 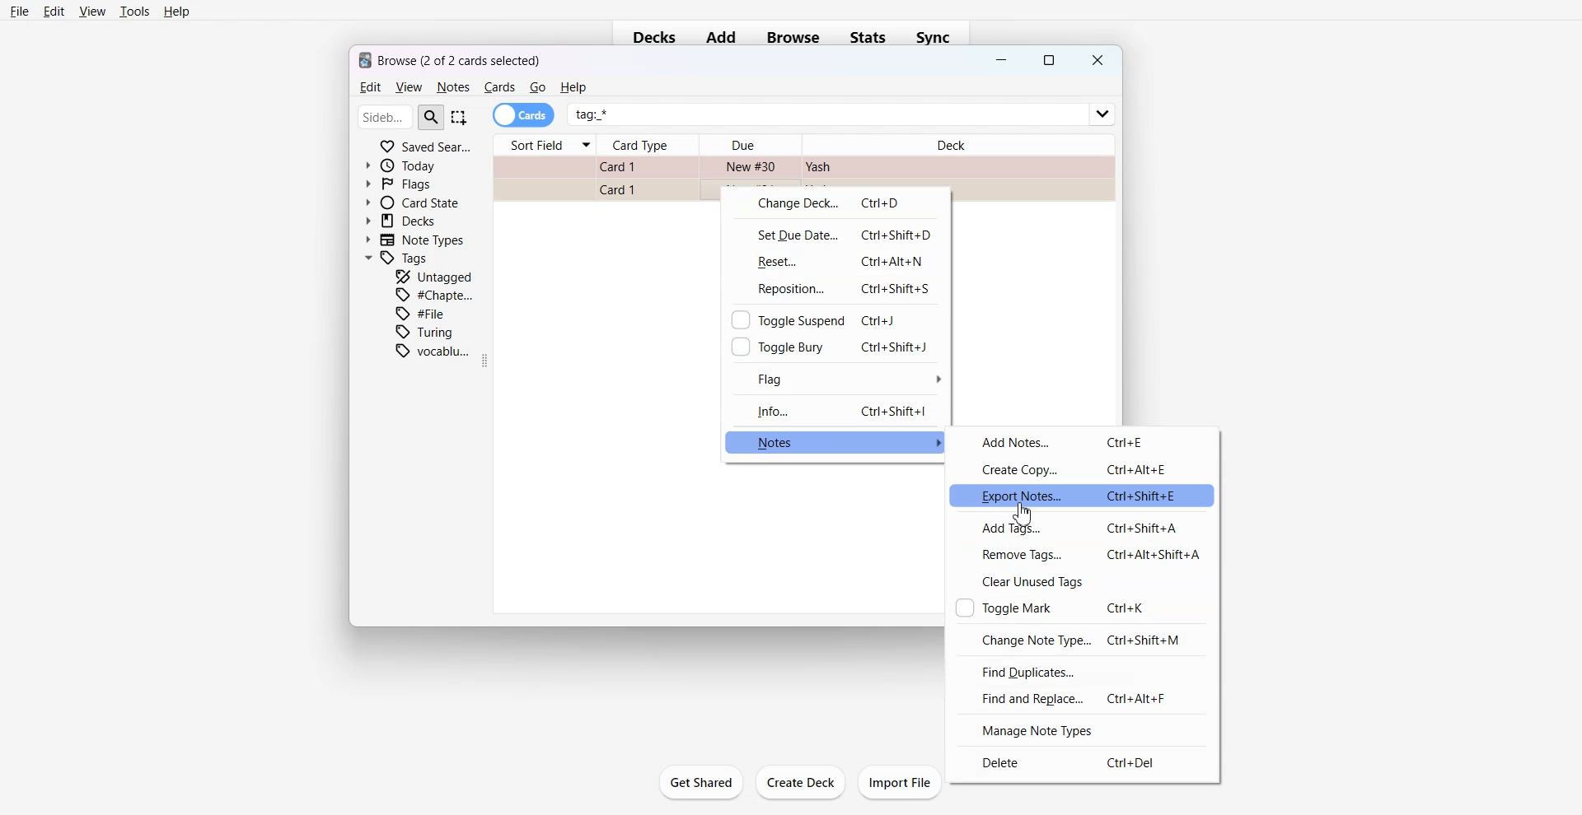 What do you see at coordinates (401, 116) in the screenshot?
I see `Search Bar` at bounding box center [401, 116].